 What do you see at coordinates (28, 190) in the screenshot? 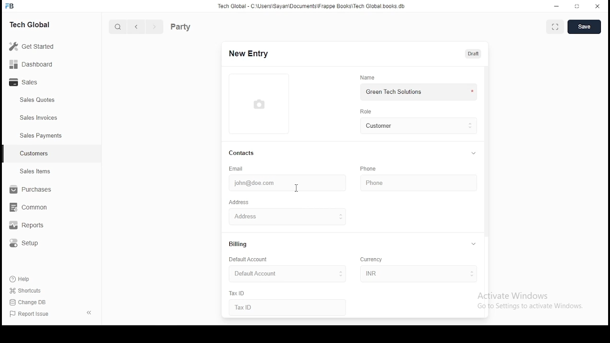
I see `purchase` at bounding box center [28, 190].